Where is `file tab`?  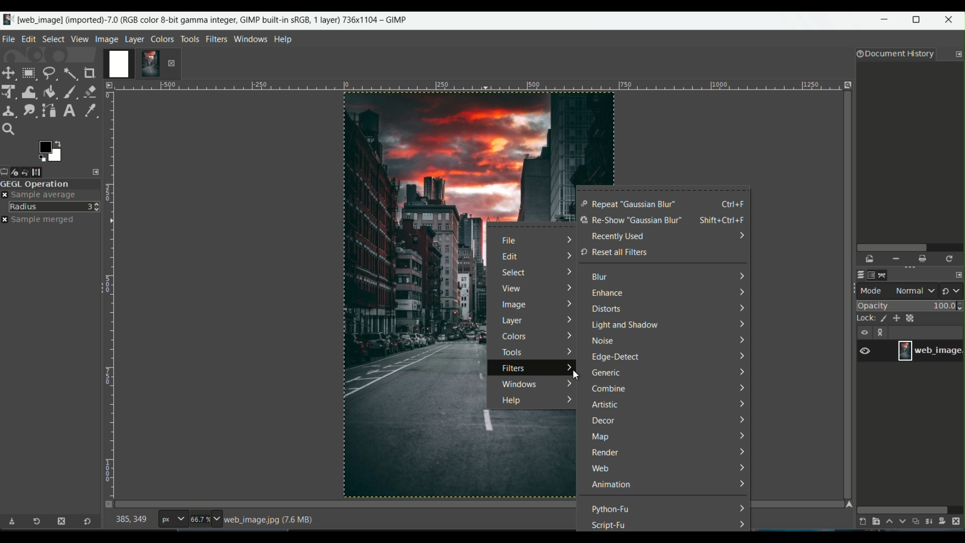
file tab is located at coordinates (9, 38).